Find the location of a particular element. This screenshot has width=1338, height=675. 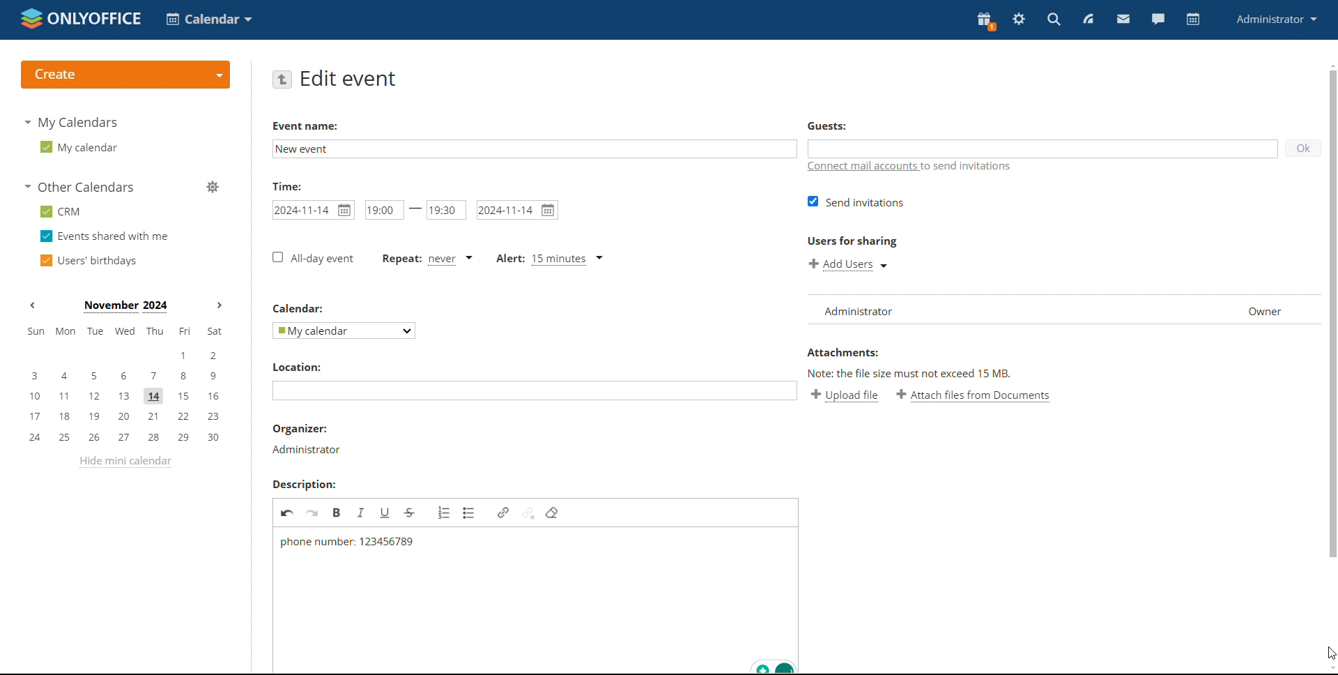

insert/remove numbered list is located at coordinates (444, 512).